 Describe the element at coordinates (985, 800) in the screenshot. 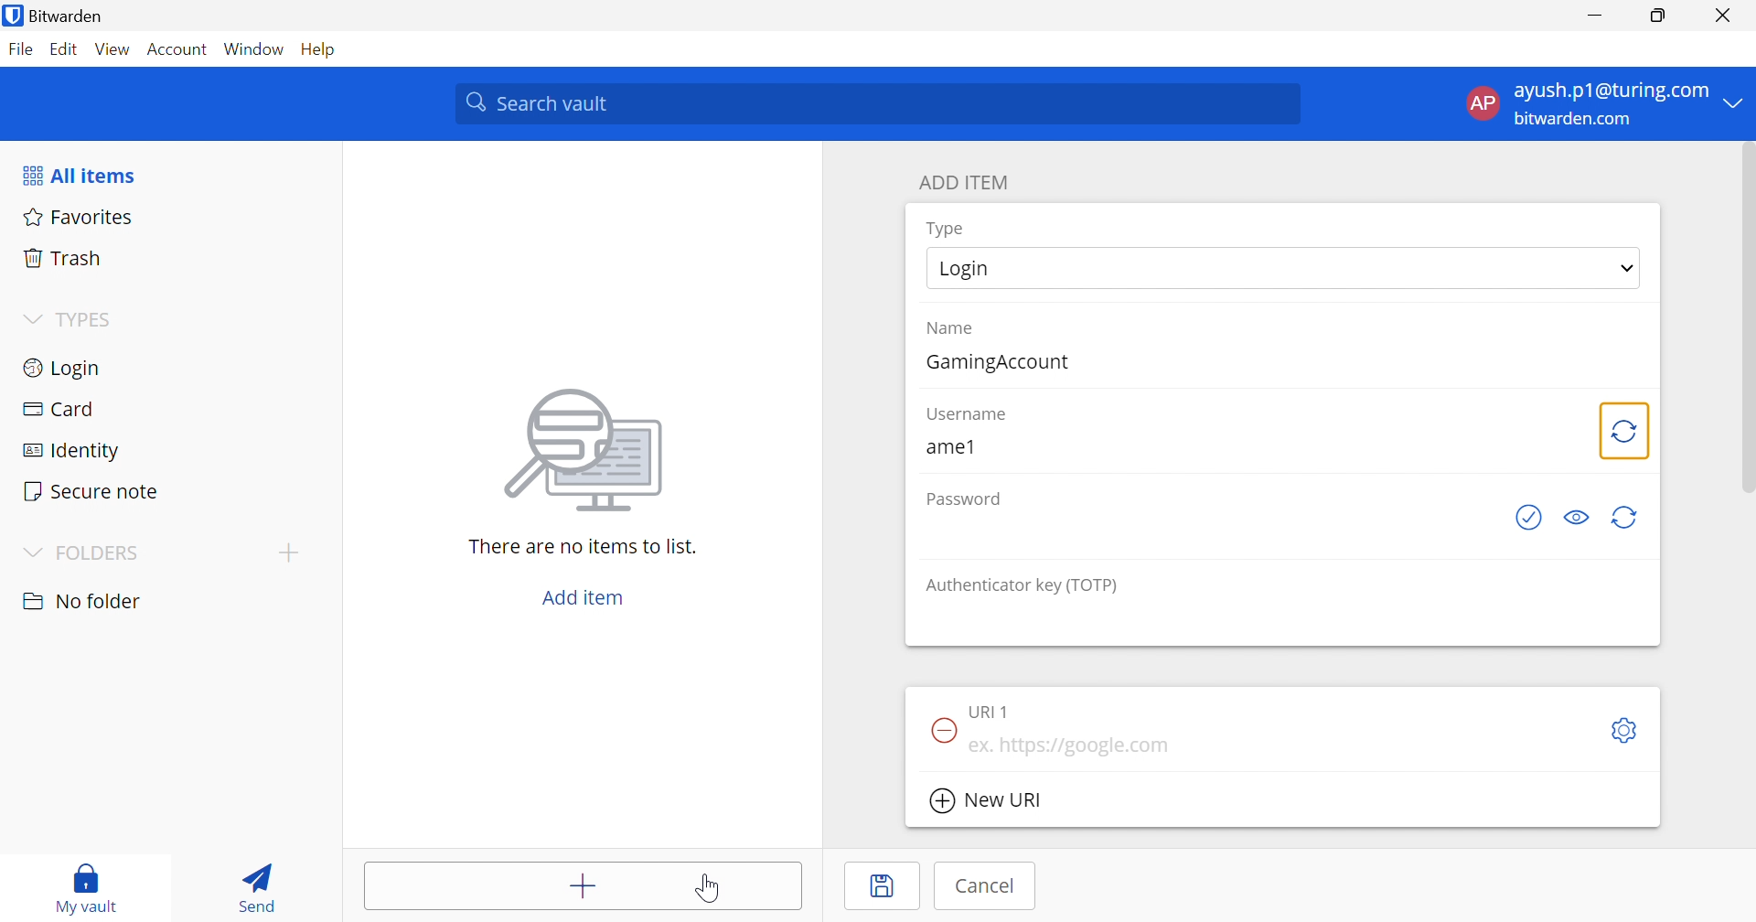

I see `New URI` at that location.